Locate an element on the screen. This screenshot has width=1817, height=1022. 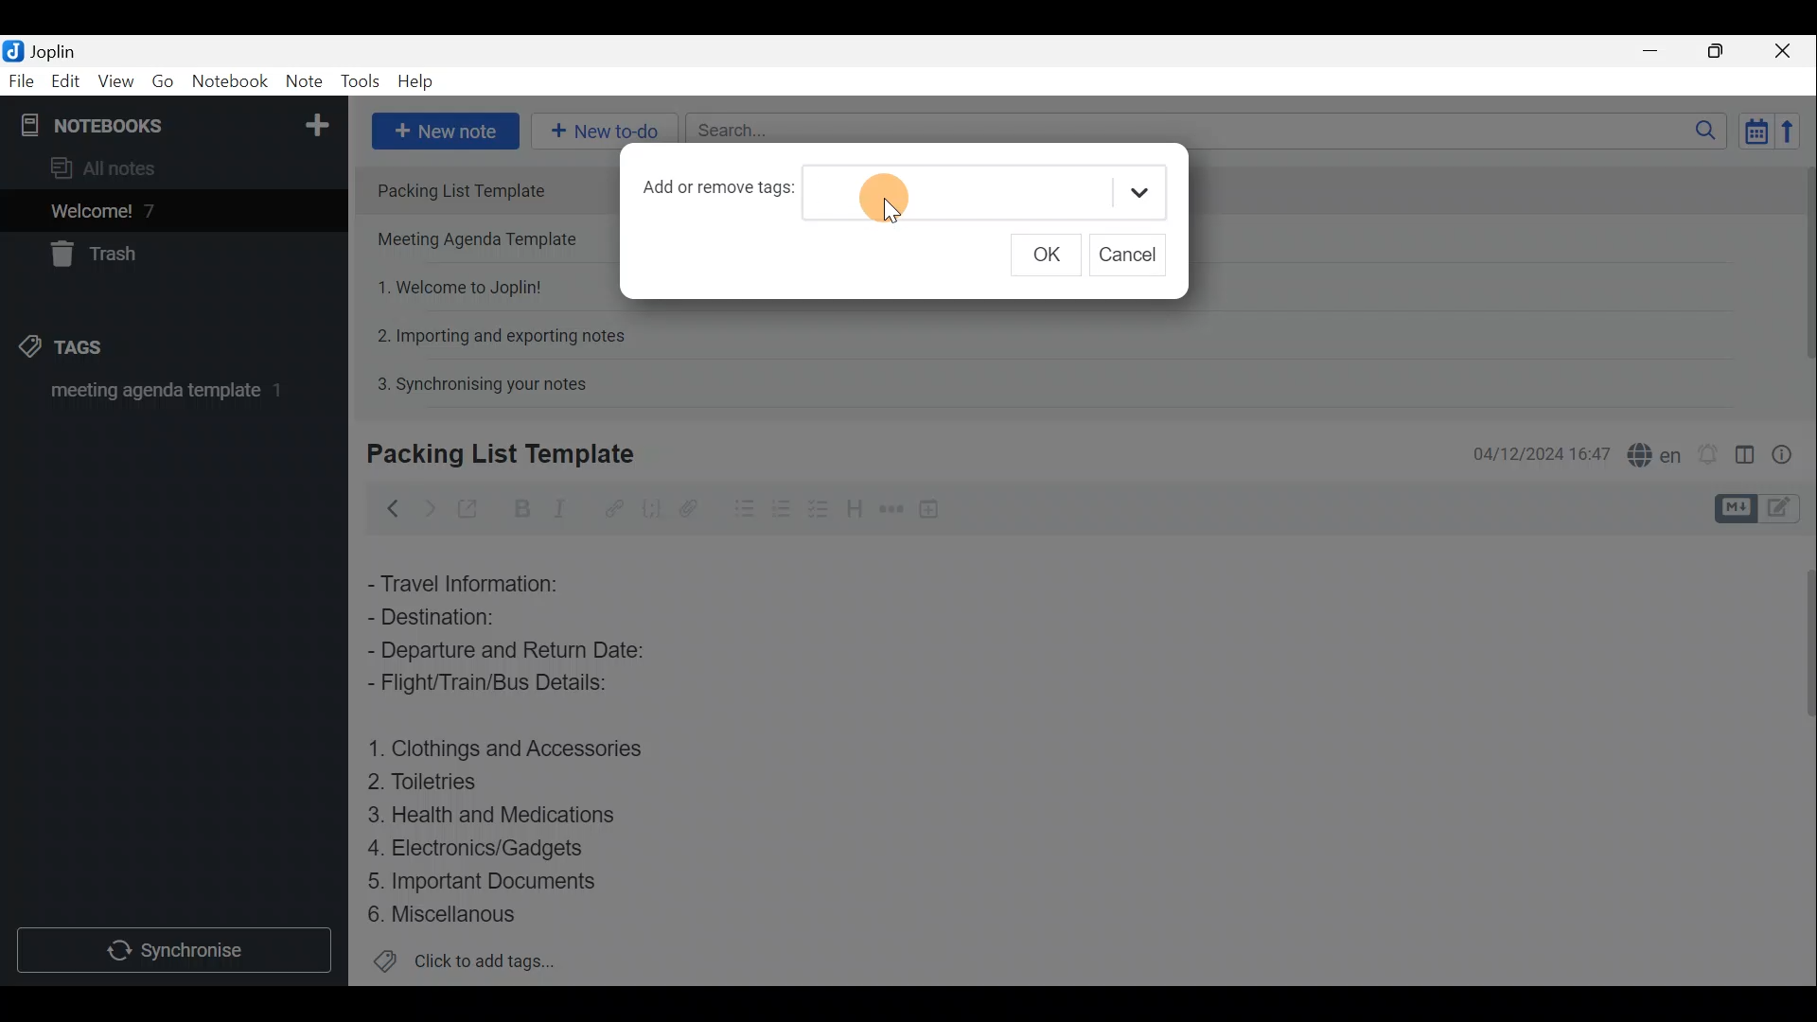
Reverse sort order is located at coordinates (1794, 130).